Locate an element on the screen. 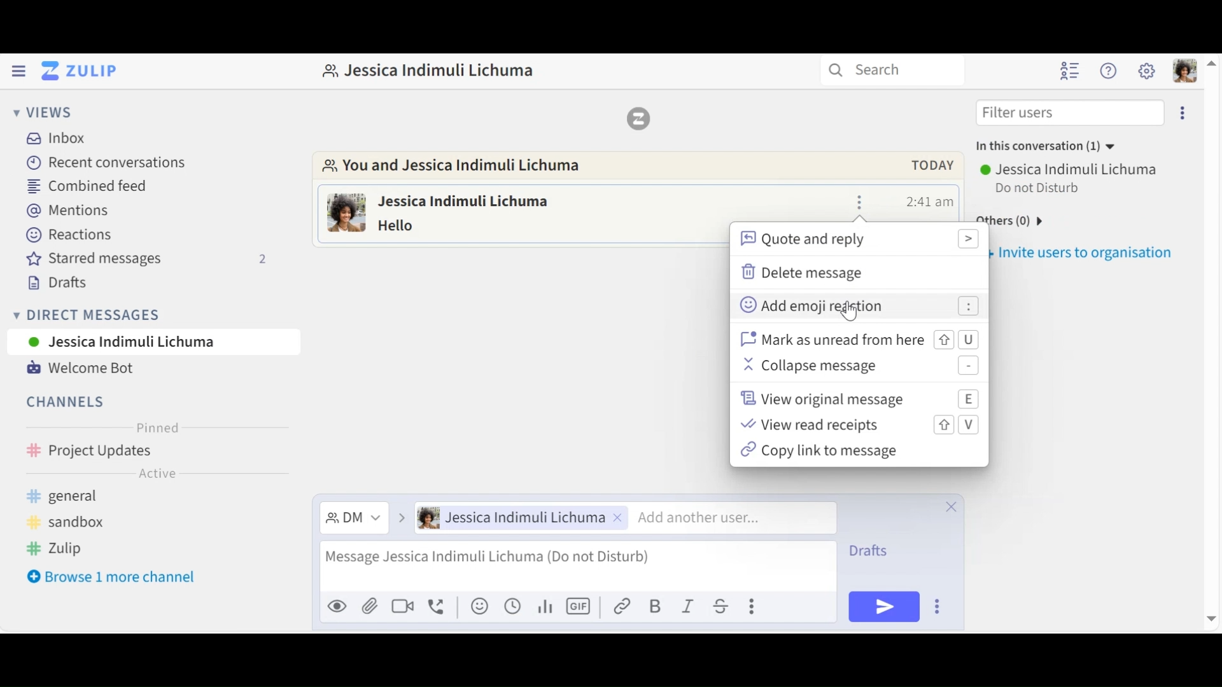  Copy link to mesage is located at coordinates (824, 452).